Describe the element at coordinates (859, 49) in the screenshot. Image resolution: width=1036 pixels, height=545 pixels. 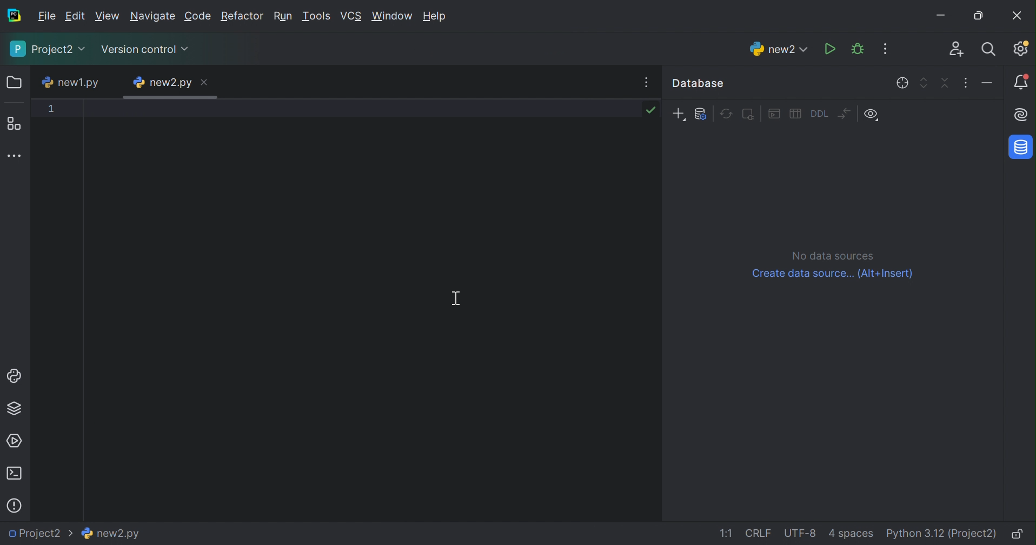
I see `Debug` at that location.